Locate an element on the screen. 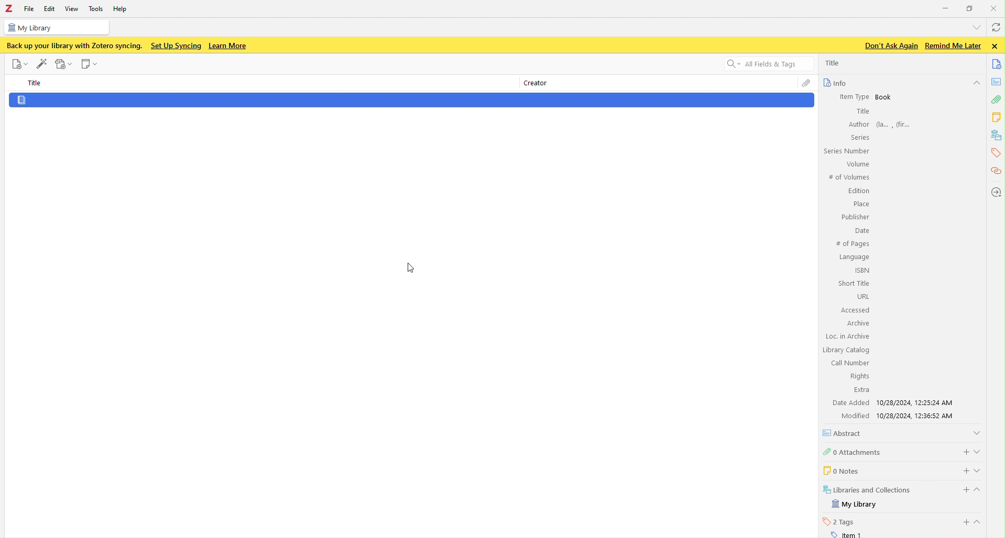 The image size is (1005, 538). ISBN is located at coordinates (862, 270).